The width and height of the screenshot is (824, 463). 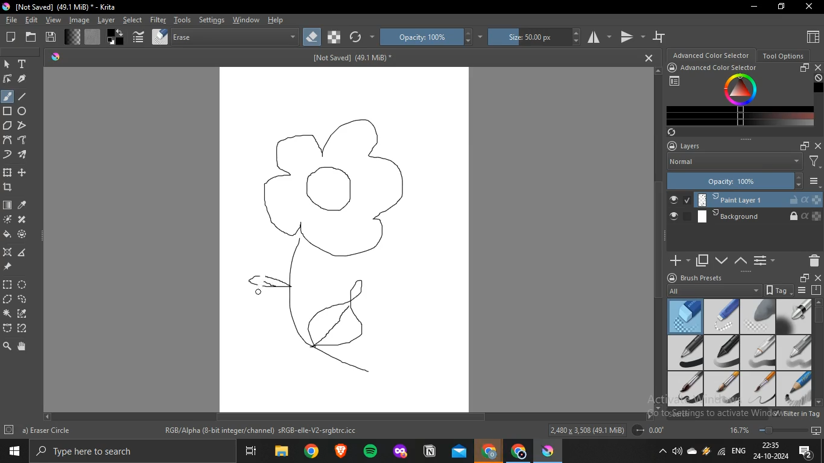 What do you see at coordinates (651, 430) in the screenshot?
I see `Radius` at bounding box center [651, 430].